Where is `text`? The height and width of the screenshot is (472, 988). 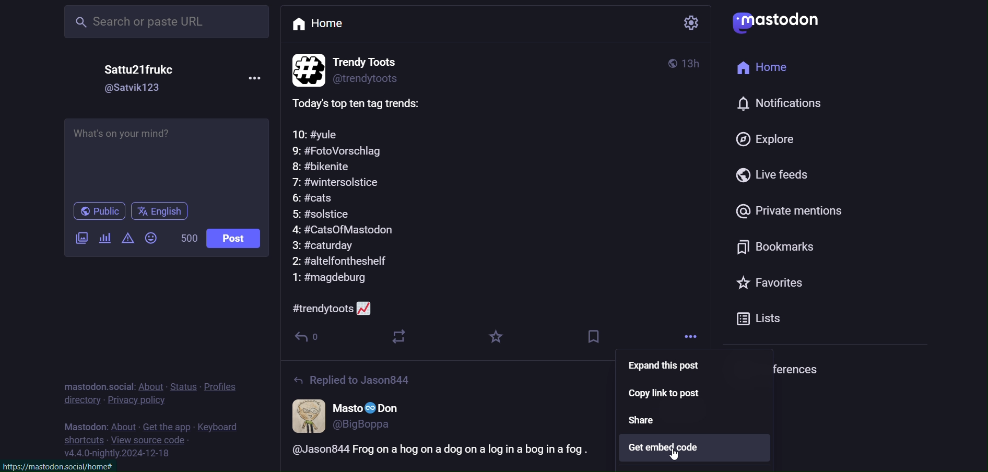 text is located at coordinates (80, 424).